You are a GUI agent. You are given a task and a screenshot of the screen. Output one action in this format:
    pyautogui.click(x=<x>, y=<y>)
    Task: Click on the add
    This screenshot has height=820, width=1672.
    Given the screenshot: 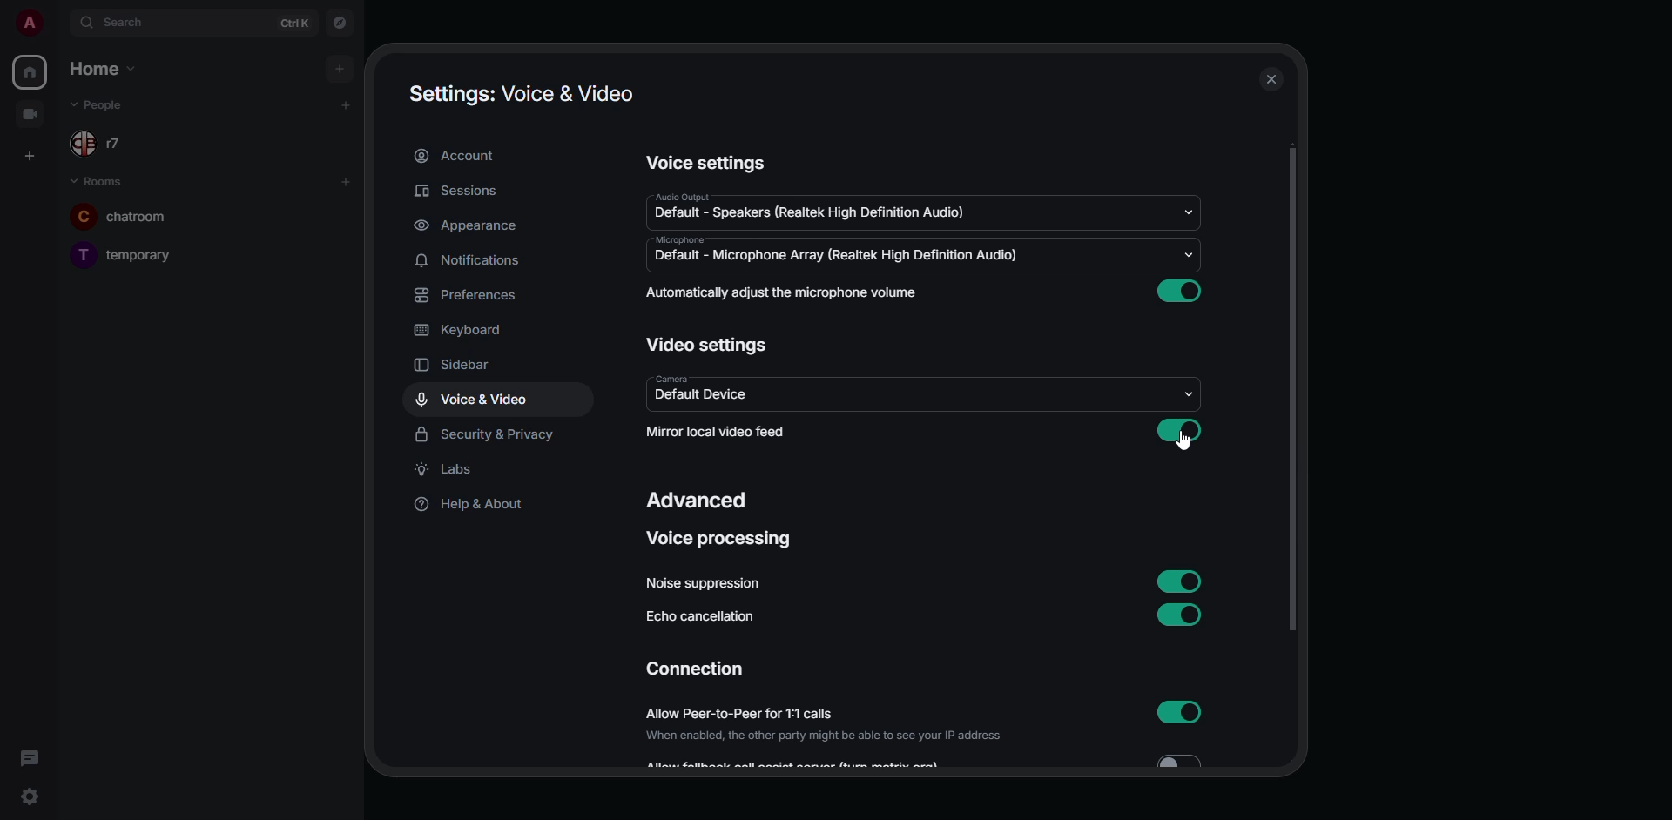 What is the action you would take?
    pyautogui.click(x=335, y=67)
    